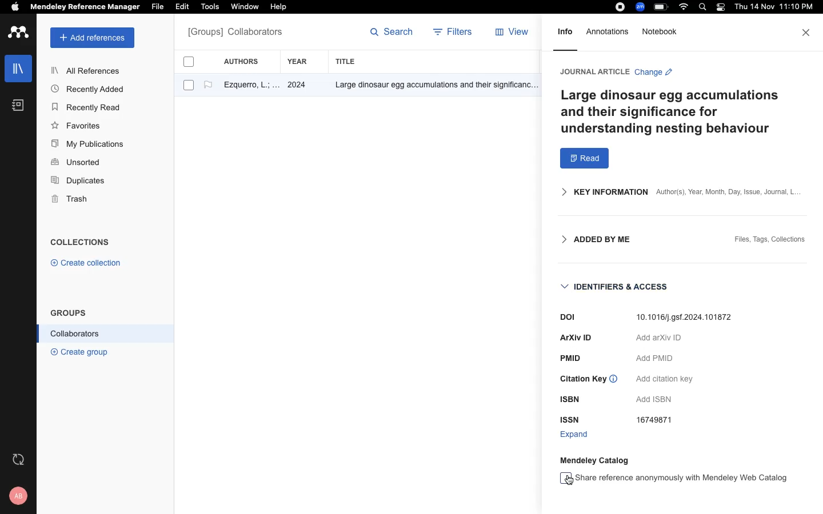 Image resolution: width=823 pixels, height=514 pixels. What do you see at coordinates (674, 478) in the screenshot?
I see `Share reference anonymously with Mendeley Web Catalog` at bounding box center [674, 478].